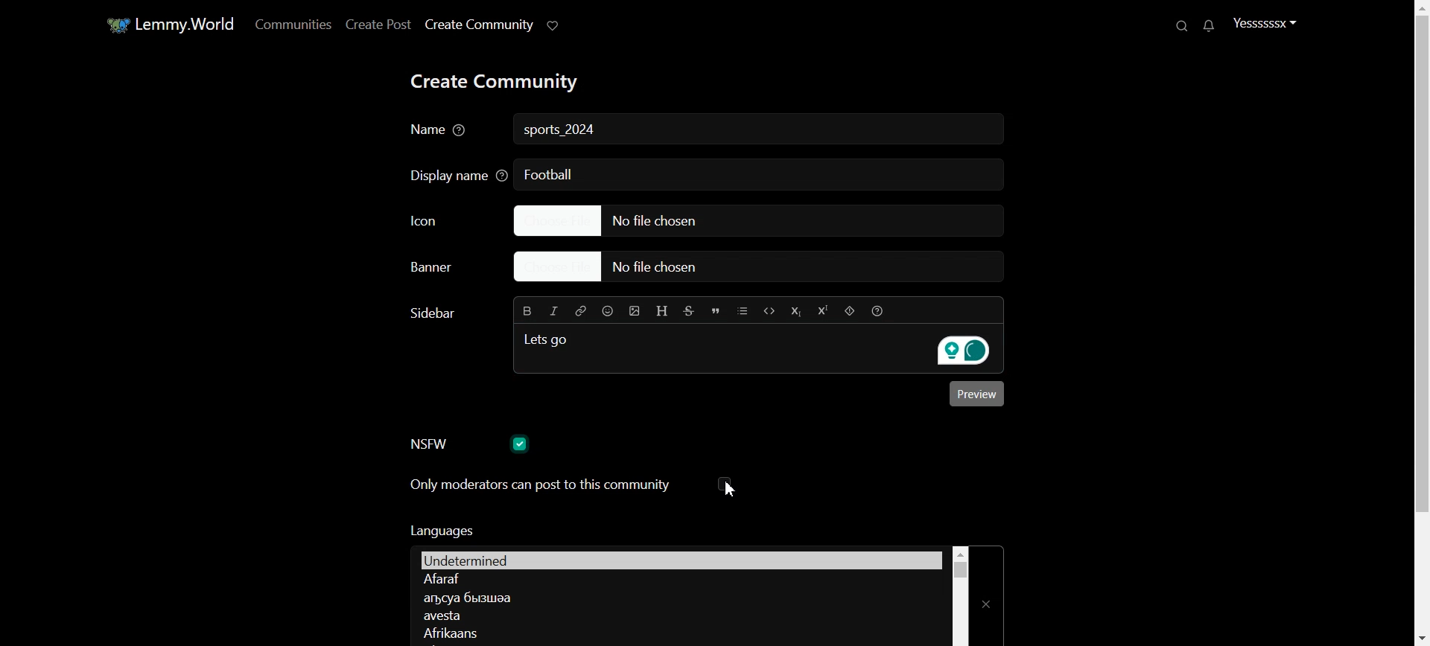 The height and width of the screenshot is (646, 1430). Describe the element at coordinates (766, 268) in the screenshot. I see `Choose file` at that location.